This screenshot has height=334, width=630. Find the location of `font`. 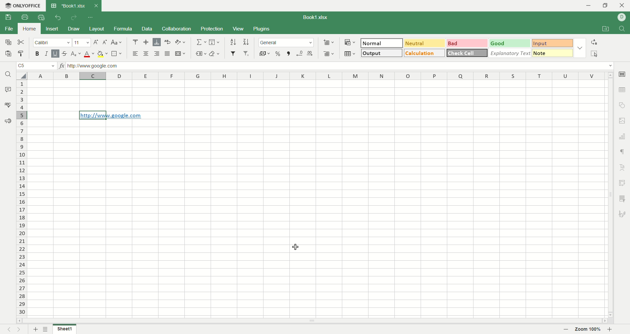

font is located at coordinates (52, 43).